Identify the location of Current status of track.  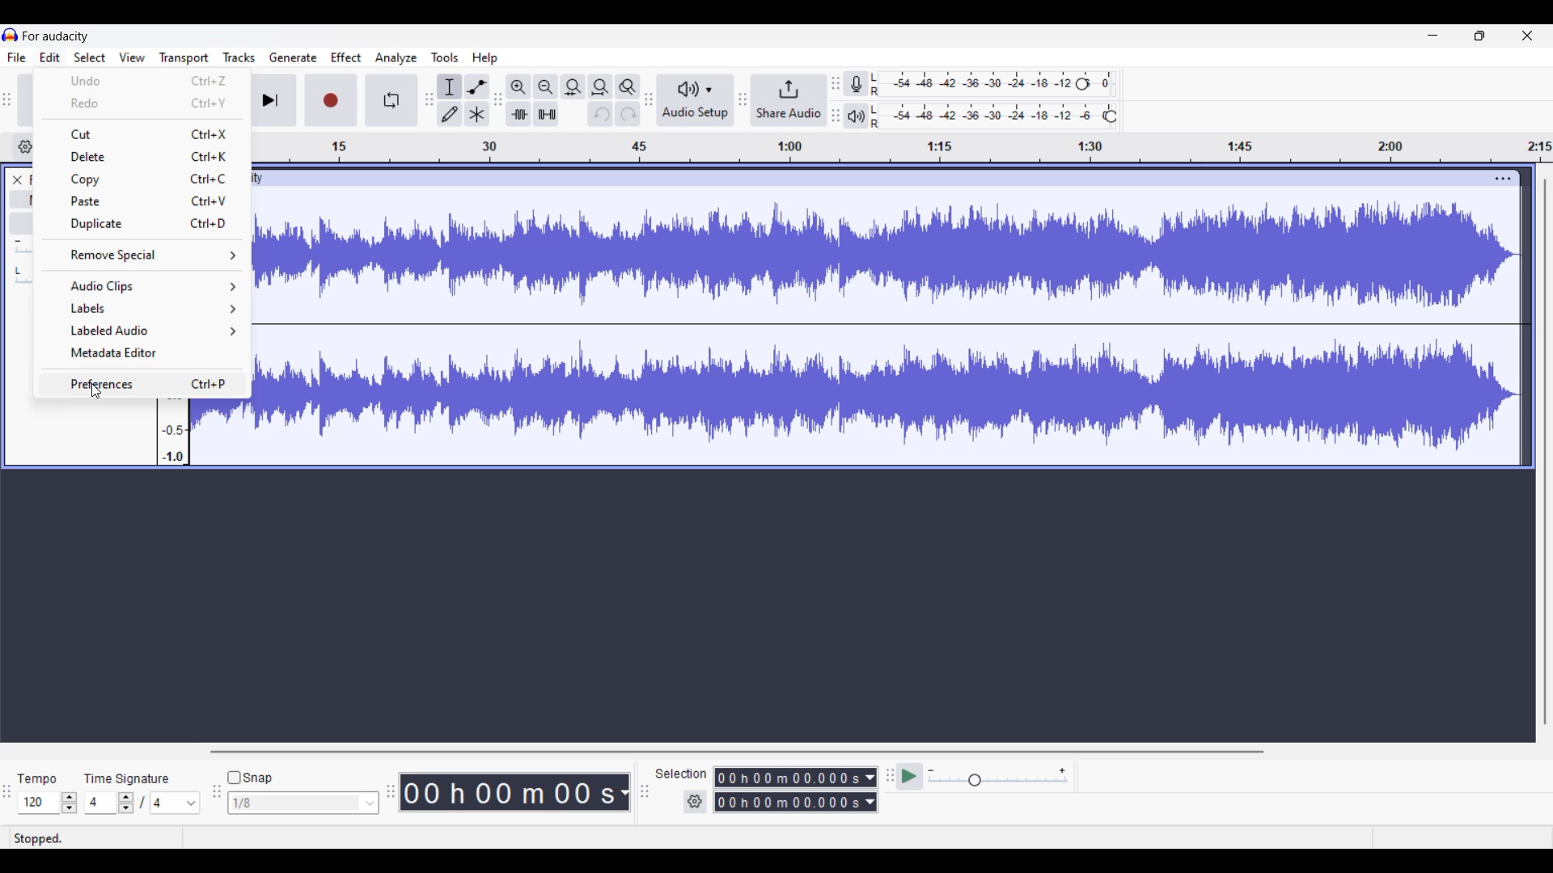
(38, 839).